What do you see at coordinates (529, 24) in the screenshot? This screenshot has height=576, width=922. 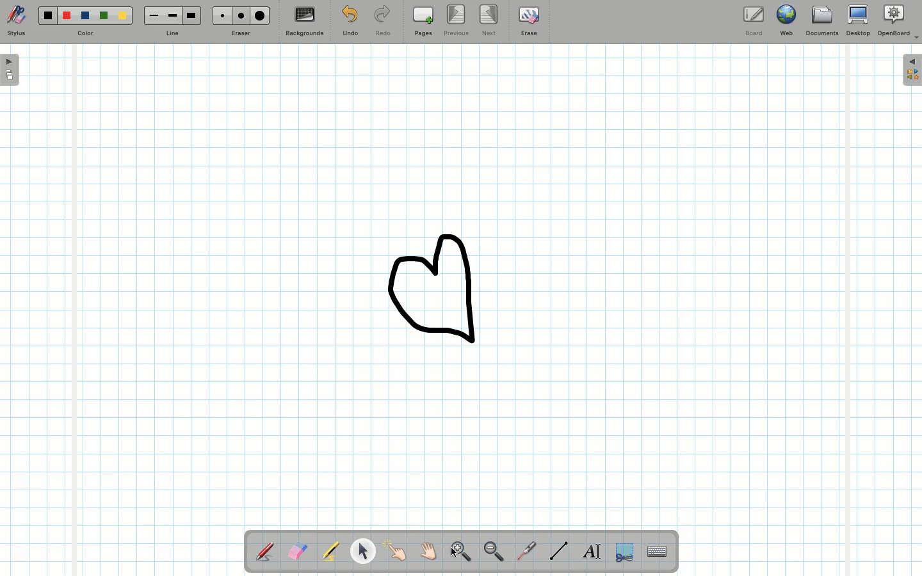 I see `Erase` at bounding box center [529, 24].